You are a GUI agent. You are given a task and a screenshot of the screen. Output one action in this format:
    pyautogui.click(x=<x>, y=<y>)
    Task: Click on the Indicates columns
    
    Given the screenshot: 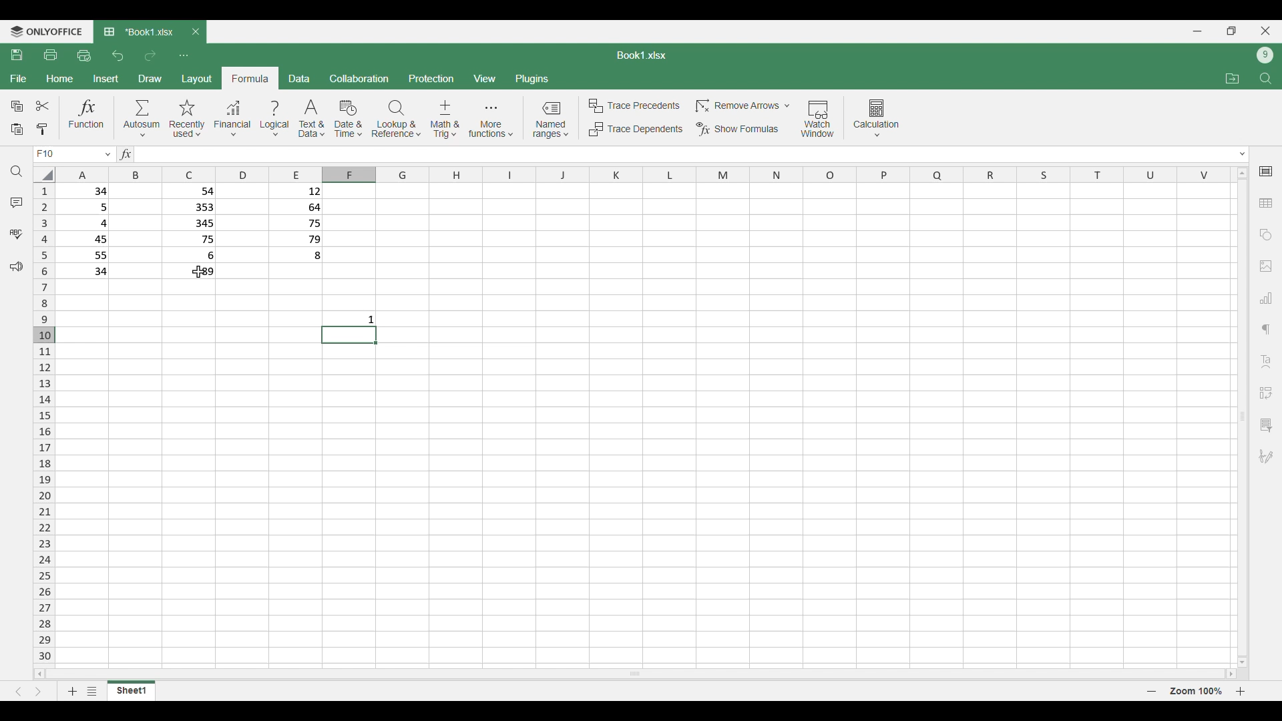 What is the action you would take?
    pyautogui.click(x=640, y=175)
    